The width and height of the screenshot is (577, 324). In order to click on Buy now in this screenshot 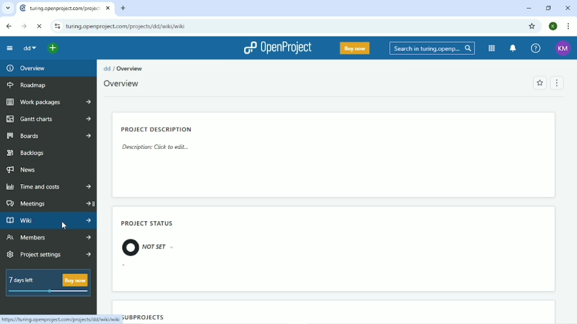, I will do `click(354, 48)`.